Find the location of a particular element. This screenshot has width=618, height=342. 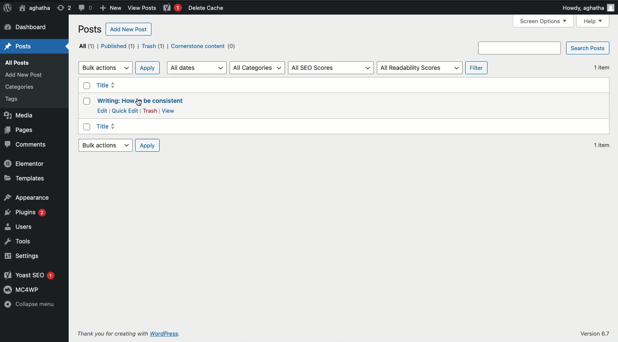

1 item is located at coordinates (602, 68).